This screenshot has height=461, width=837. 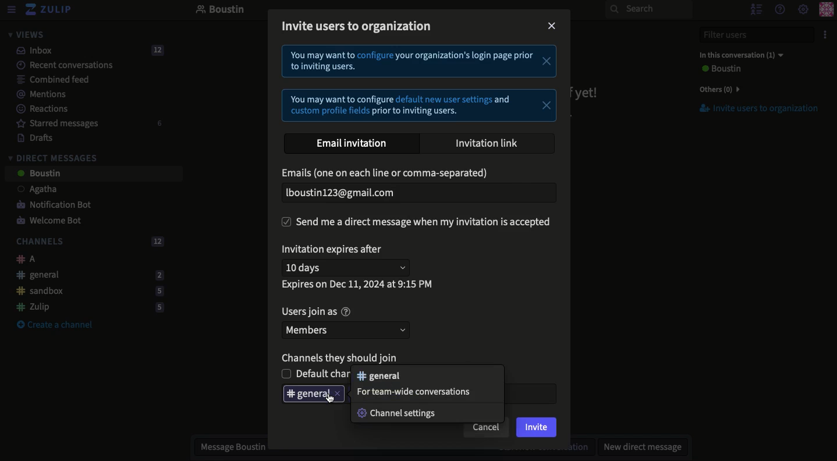 I want to click on Email , so click(x=388, y=174).